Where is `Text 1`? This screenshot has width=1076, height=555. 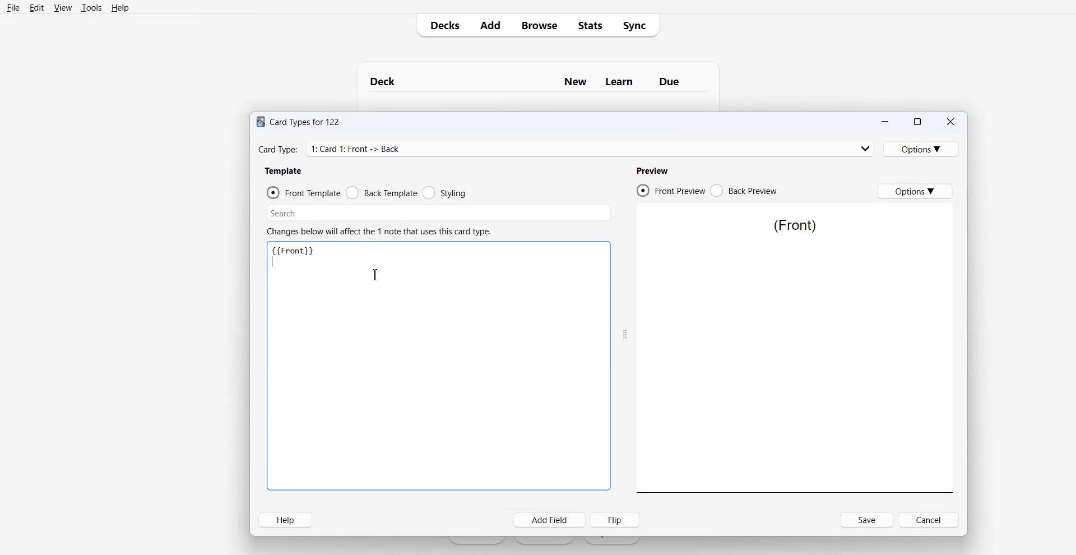 Text 1 is located at coordinates (527, 82).